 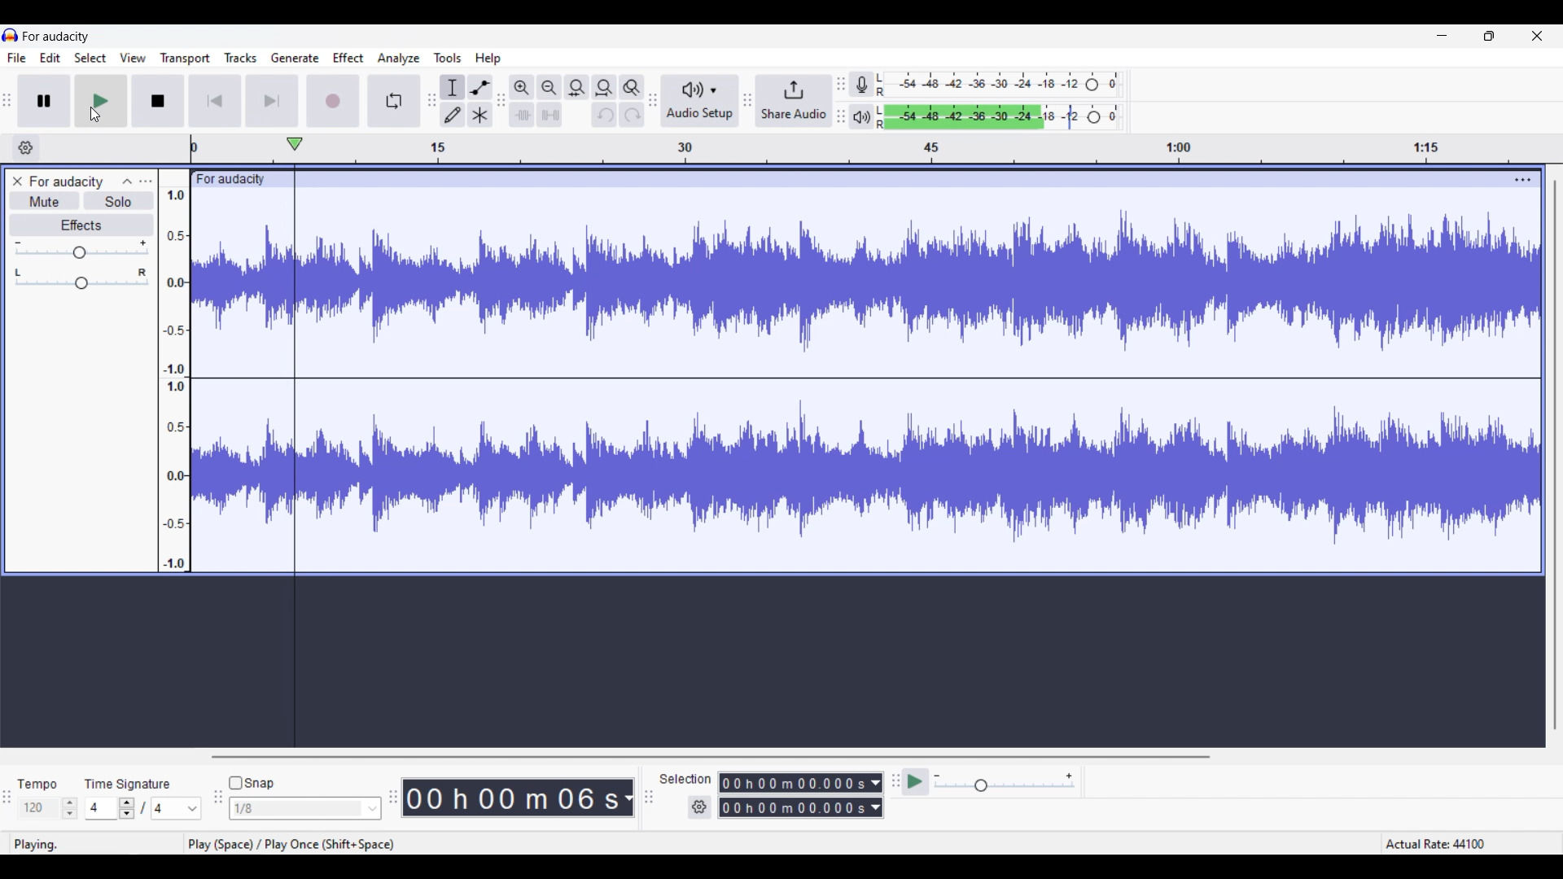 I want to click on Indicates time signature settings, so click(x=127, y=784).